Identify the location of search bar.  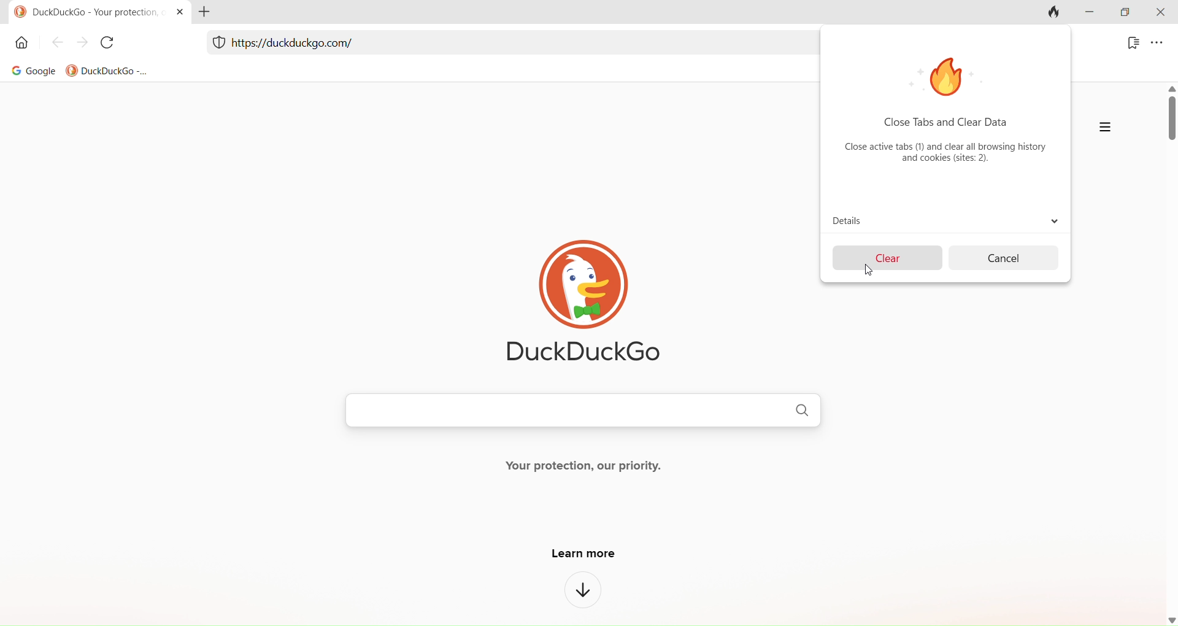
(566, 412).